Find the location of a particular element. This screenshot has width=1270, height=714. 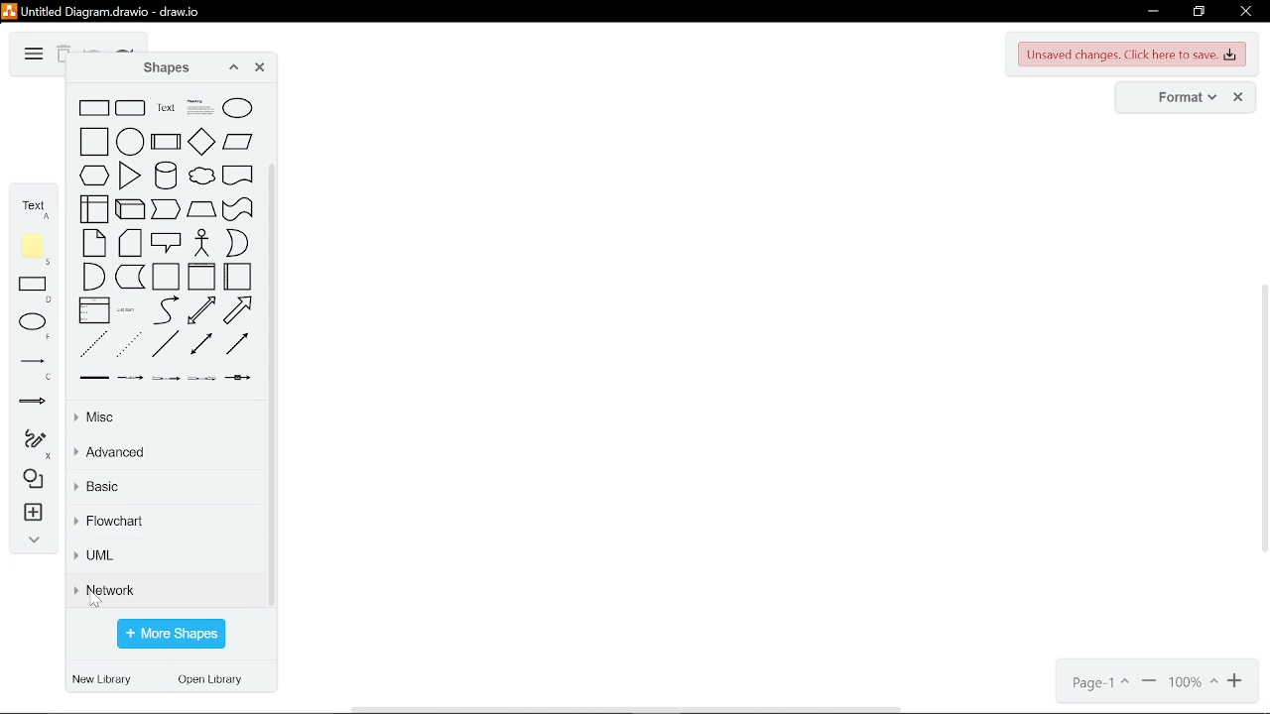

close is located at coordinates (260, 69).